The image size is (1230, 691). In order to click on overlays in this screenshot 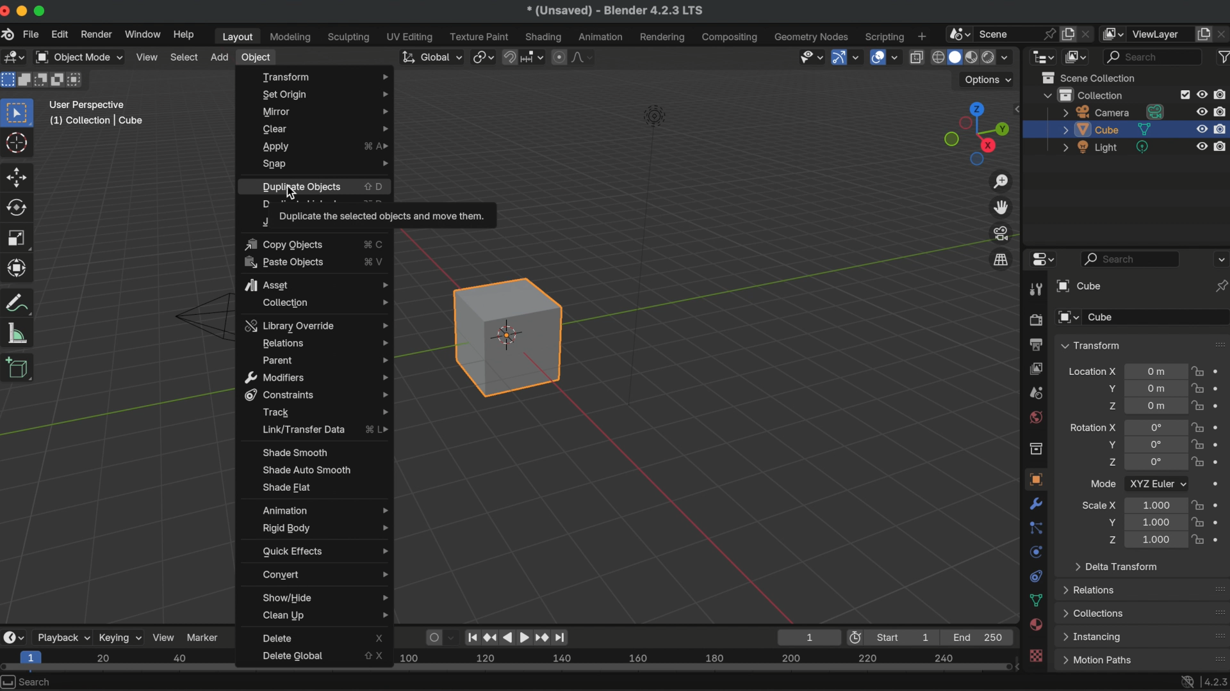, I will do `click(896, 58)`.